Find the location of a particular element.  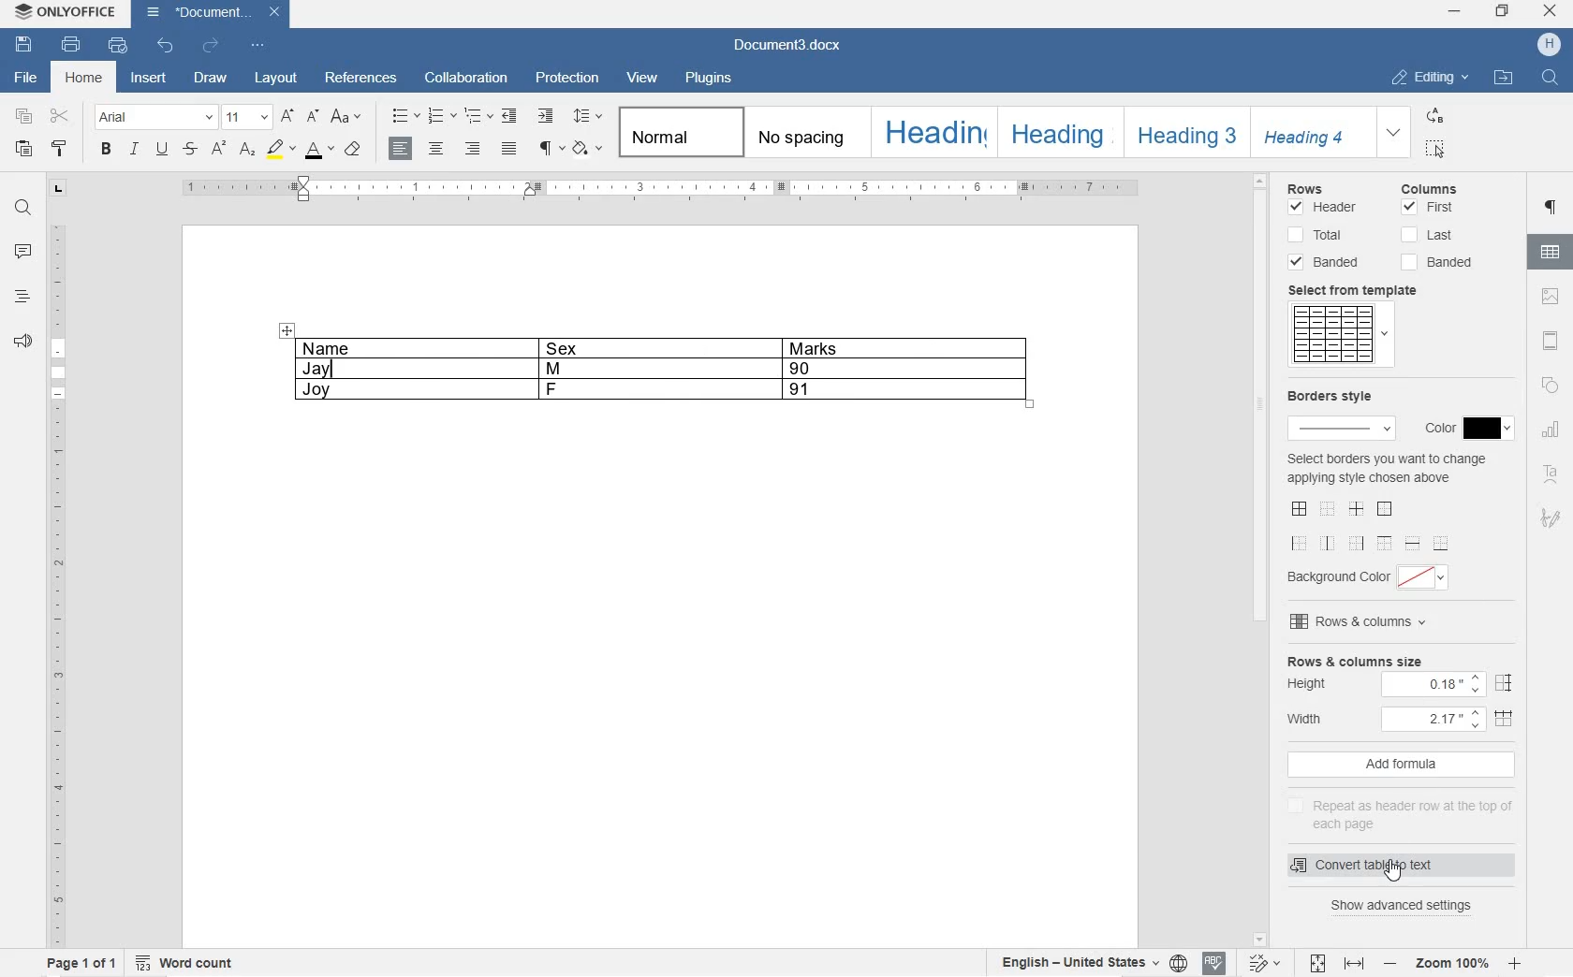

First is located at coordinates (1429, 208).